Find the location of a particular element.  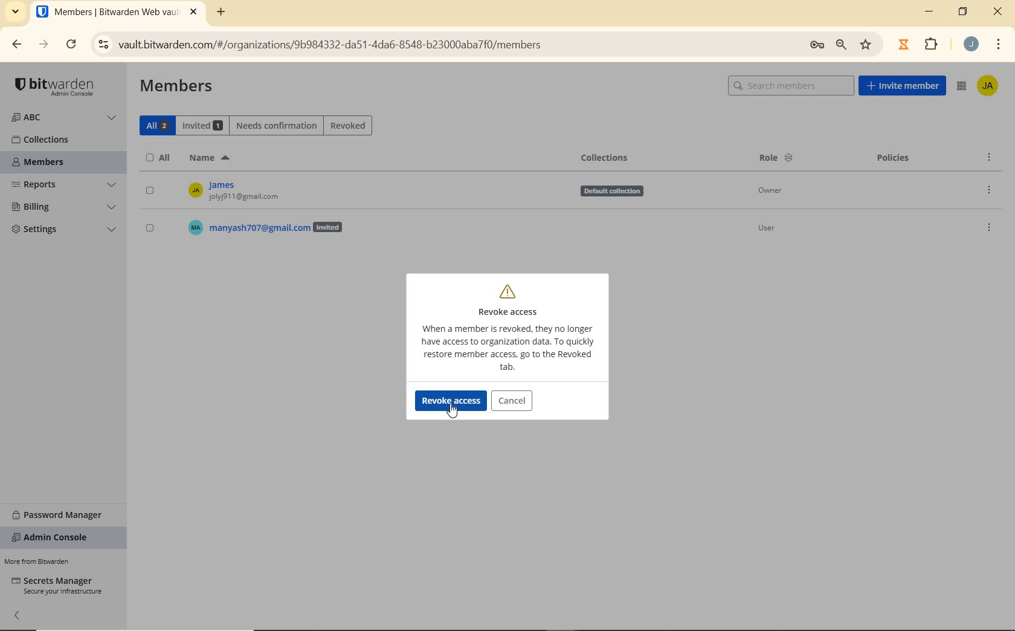

ADDRESS BAR is located at coordinates (485, 44).